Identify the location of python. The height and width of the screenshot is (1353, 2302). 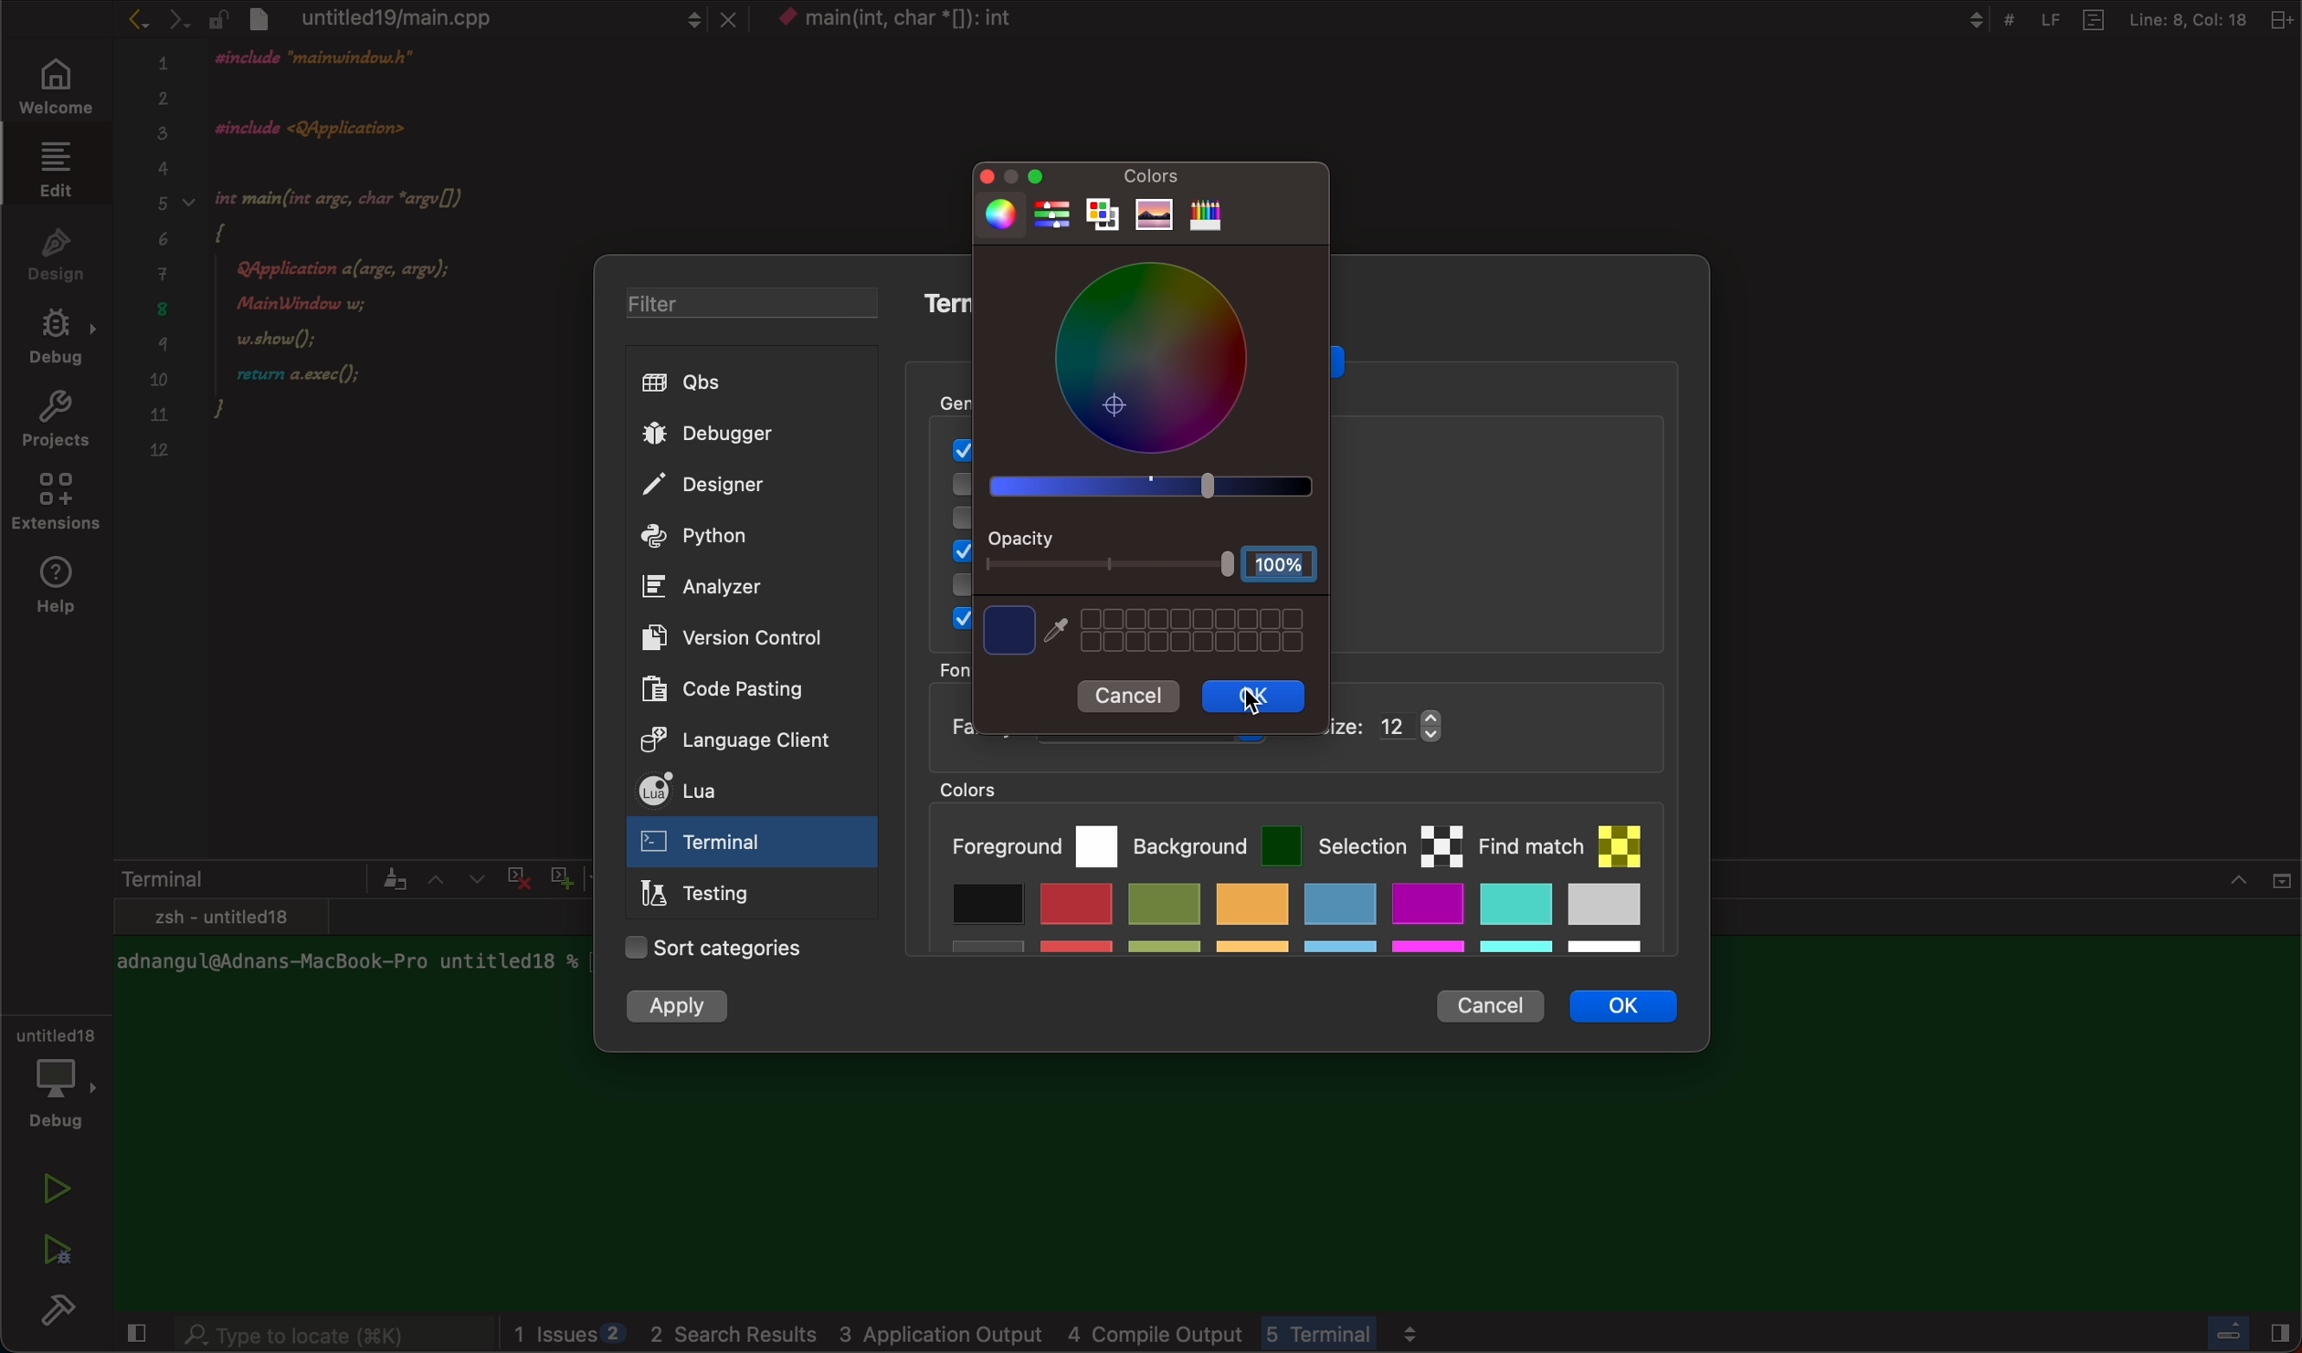
(734, 538).